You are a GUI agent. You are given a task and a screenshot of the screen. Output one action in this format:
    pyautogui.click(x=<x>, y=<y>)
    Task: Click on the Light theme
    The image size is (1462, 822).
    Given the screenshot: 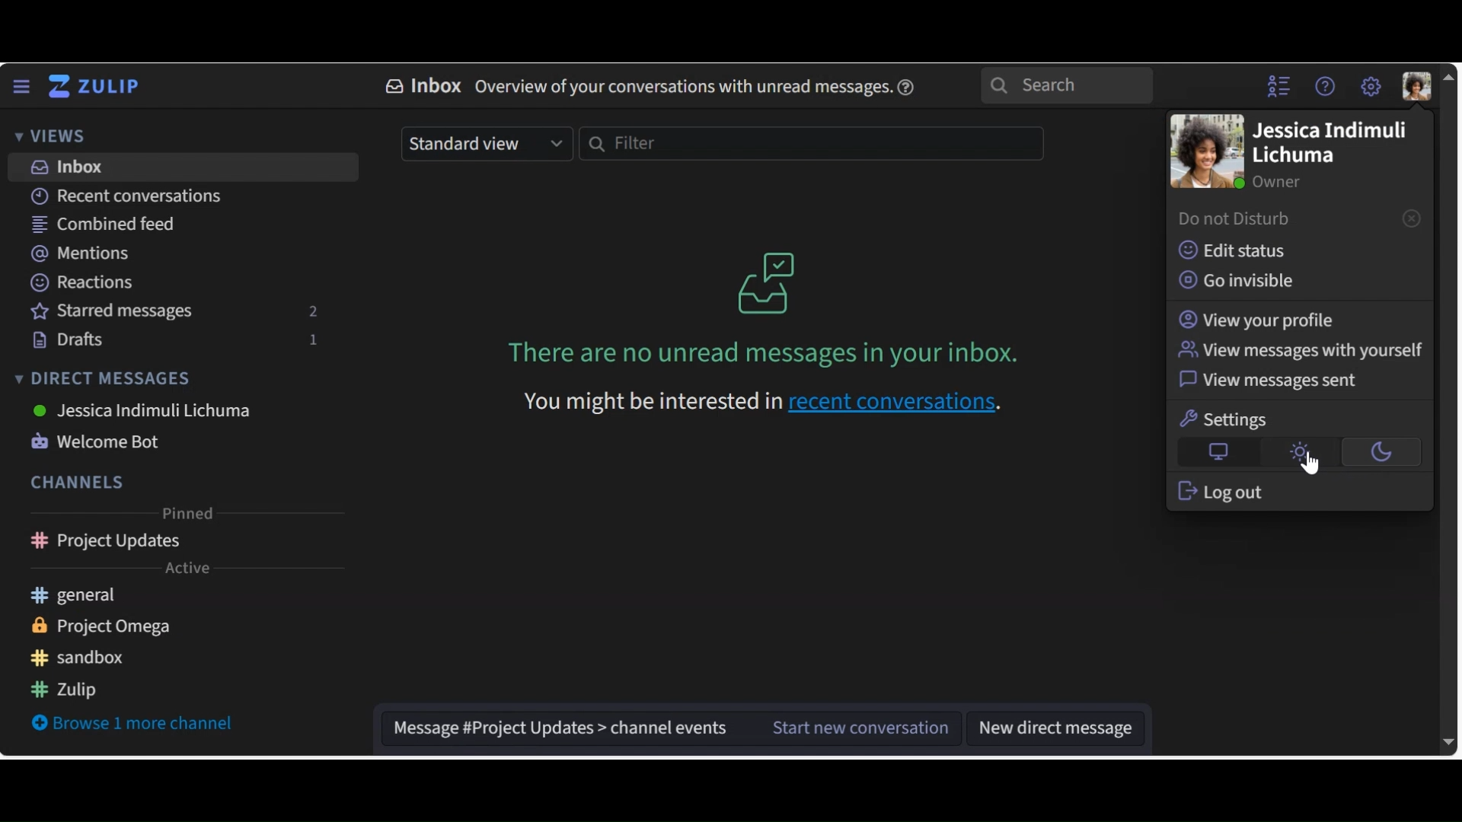 What is the action you would take?
    pyautogui.click(x=1300, y=453)
    